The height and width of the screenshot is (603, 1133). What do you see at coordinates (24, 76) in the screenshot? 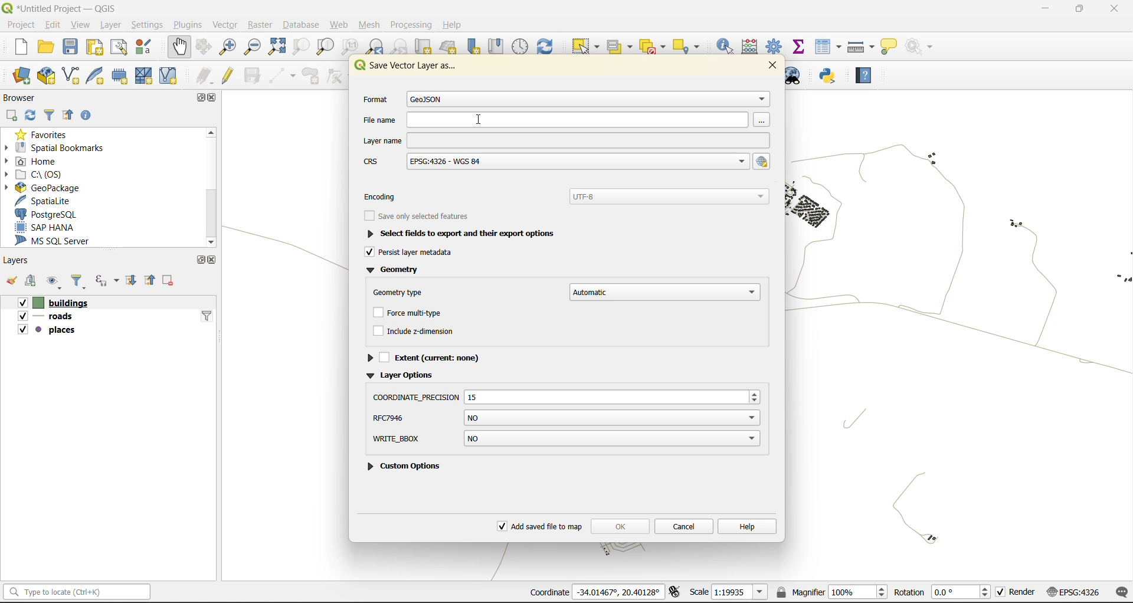
I see `open data source manager` at bounding box center [24, 76].